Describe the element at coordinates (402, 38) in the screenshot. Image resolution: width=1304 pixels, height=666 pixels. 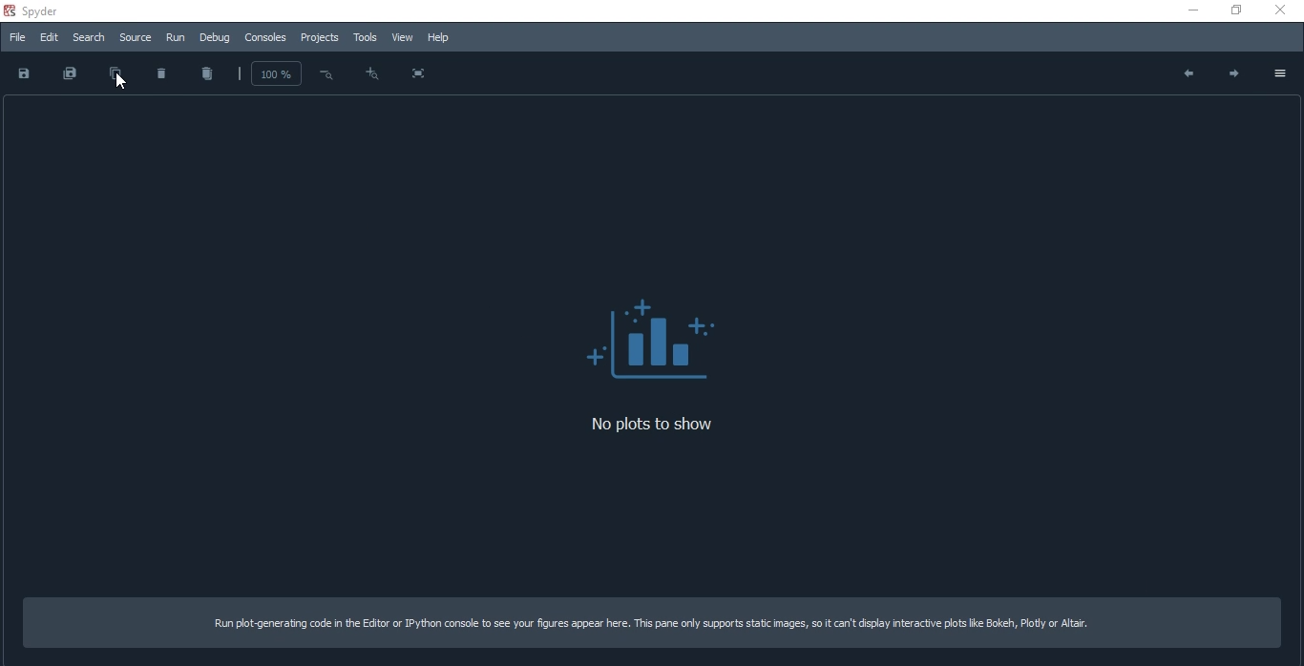
I see `View` at that location.